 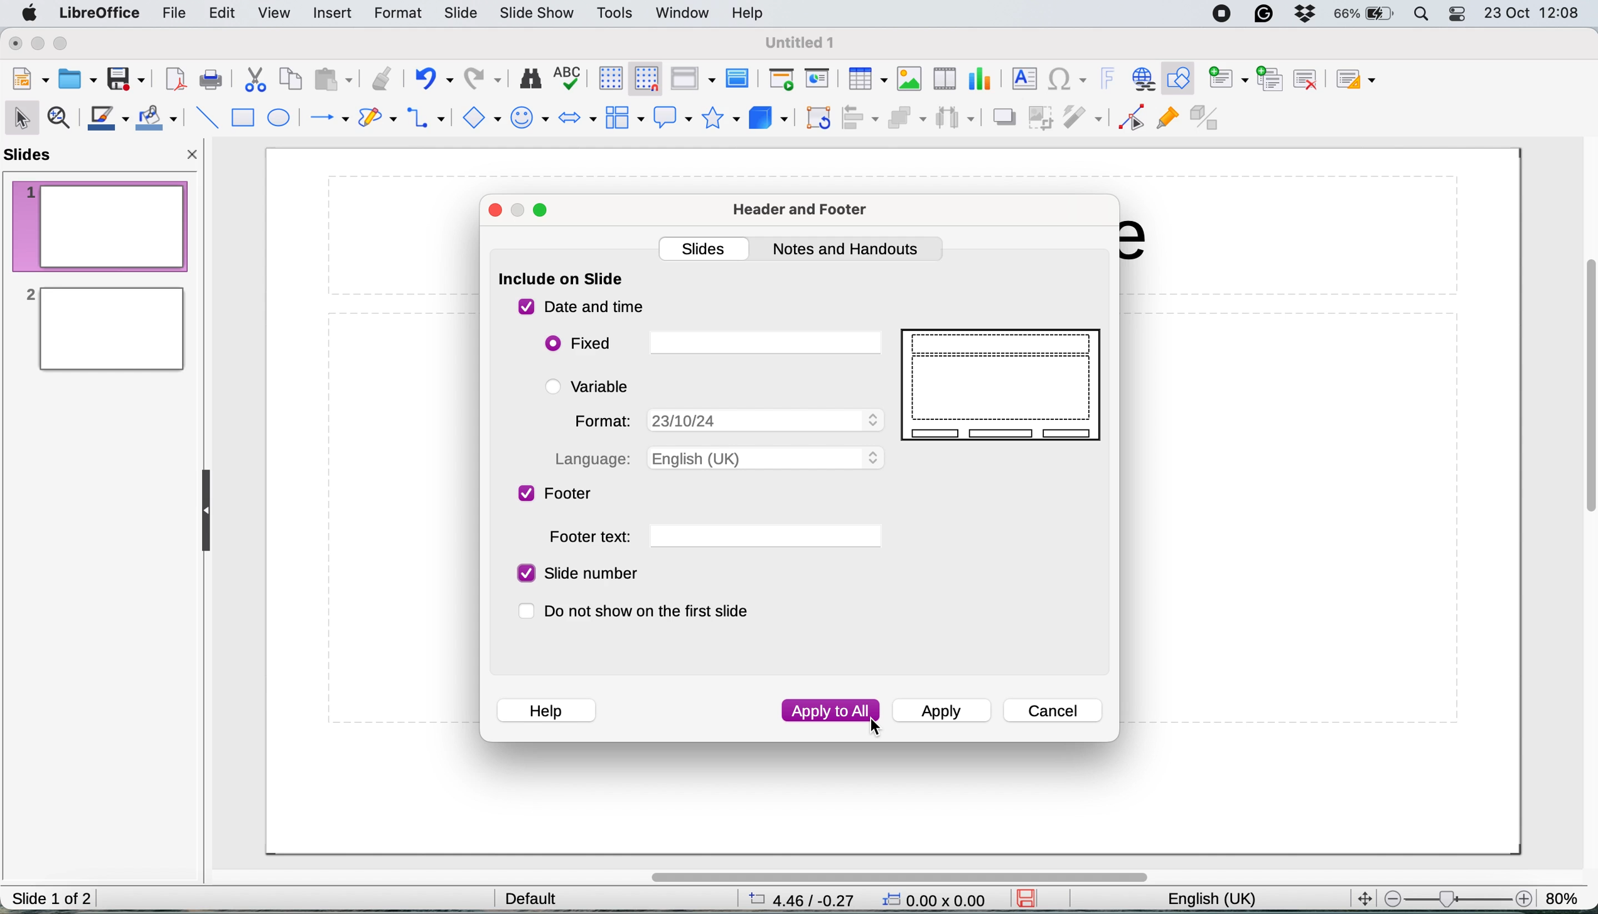 What do you see at coordinates (539, 15) in the screenshot?
I see `slide show` at bounding box center [539, 15].